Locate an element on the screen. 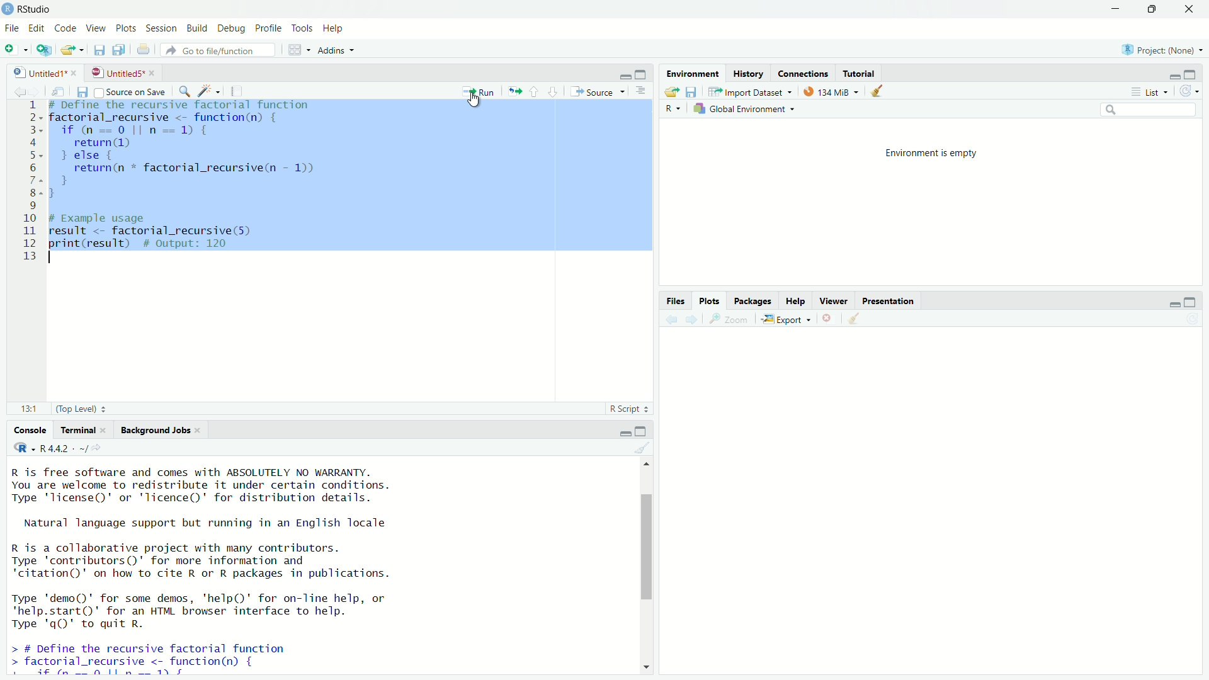 Image resolution: width=1209 pixels, height=680 pixels. Compile Report (Ctrl + Shift + K) is located at coordinates (239, 90).